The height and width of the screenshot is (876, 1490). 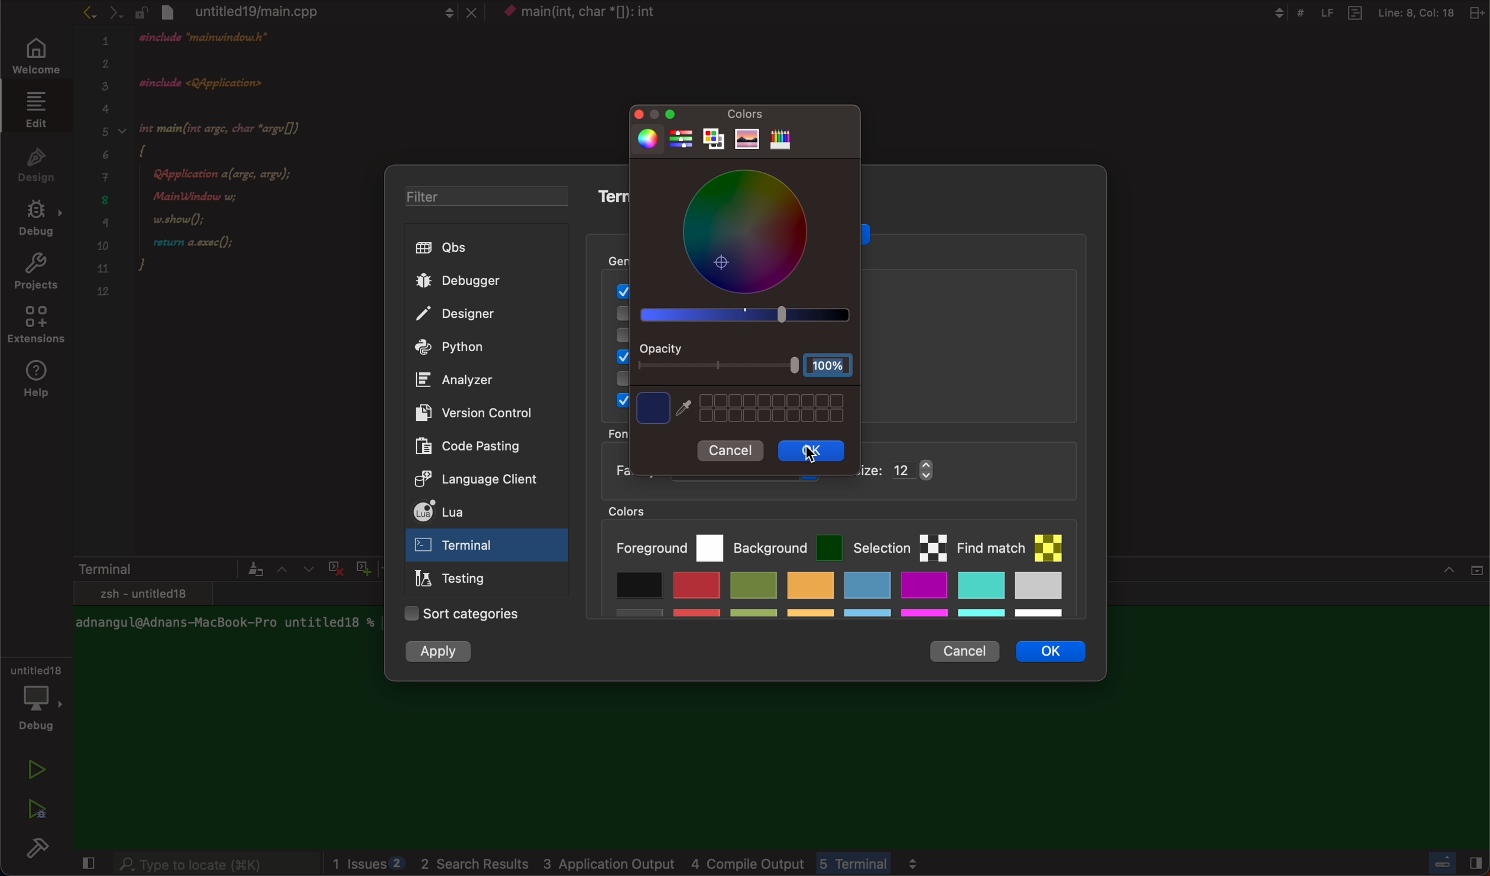 I want to click on language client, so click(x=465, y=478).